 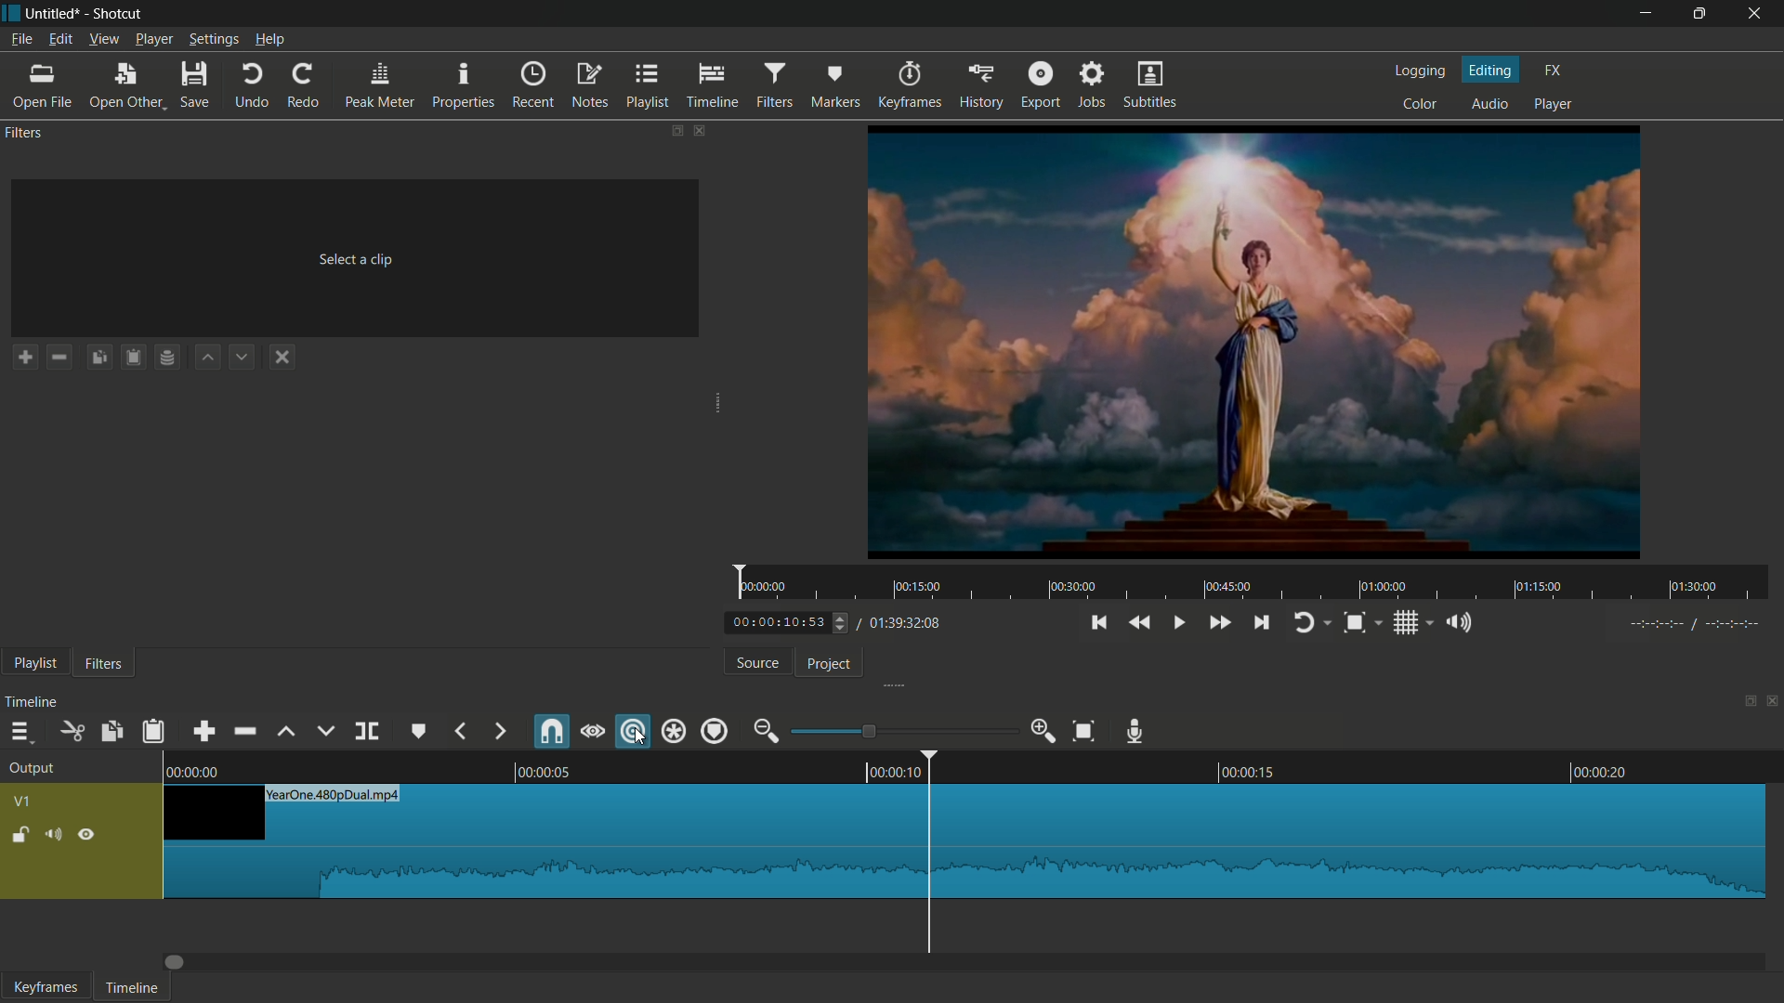 What do you see at coordinates (553, 732) in the screenshot?
I see `snap` at bounding box center [553, 732].